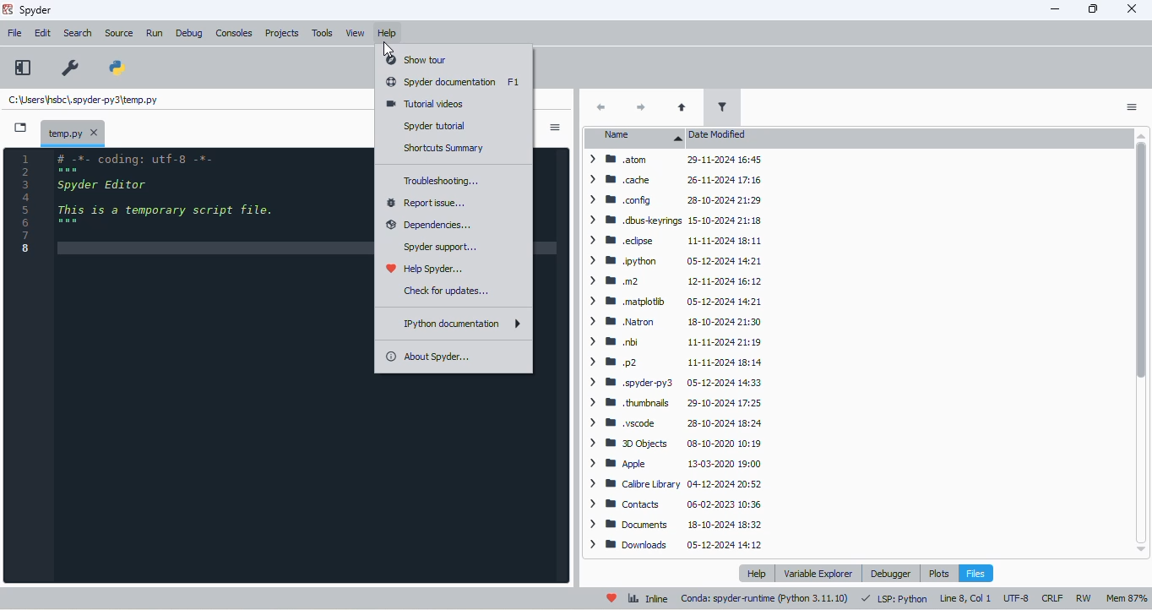 The height and width of the screenshot is (610, 1152). Describe the element at coordinates (213, 366) in the screenshot. I see `editor` at that location.